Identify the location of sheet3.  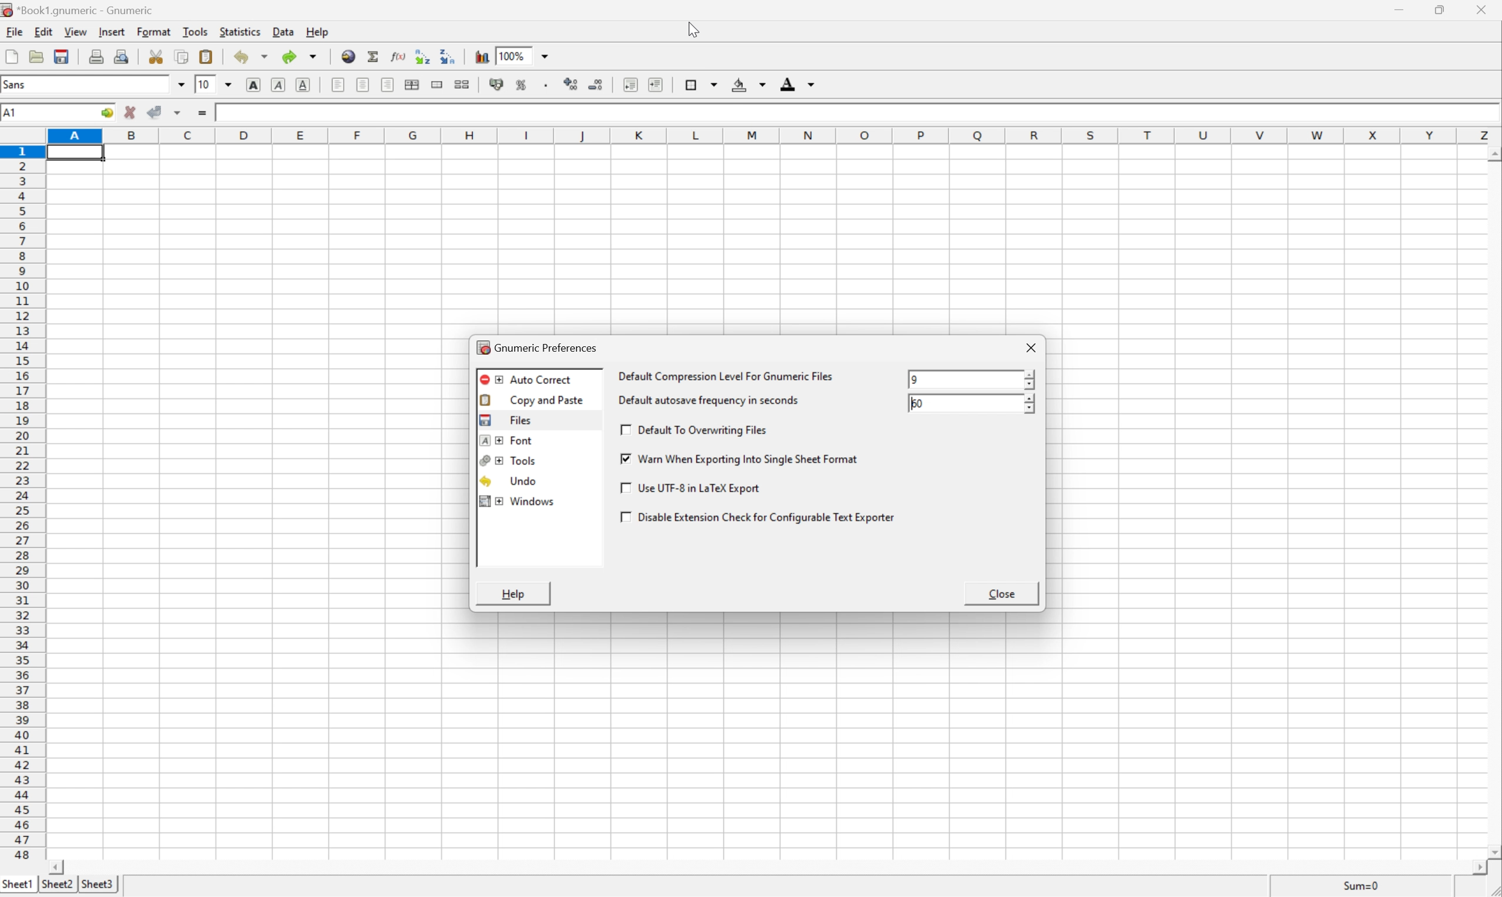
(97, 887).